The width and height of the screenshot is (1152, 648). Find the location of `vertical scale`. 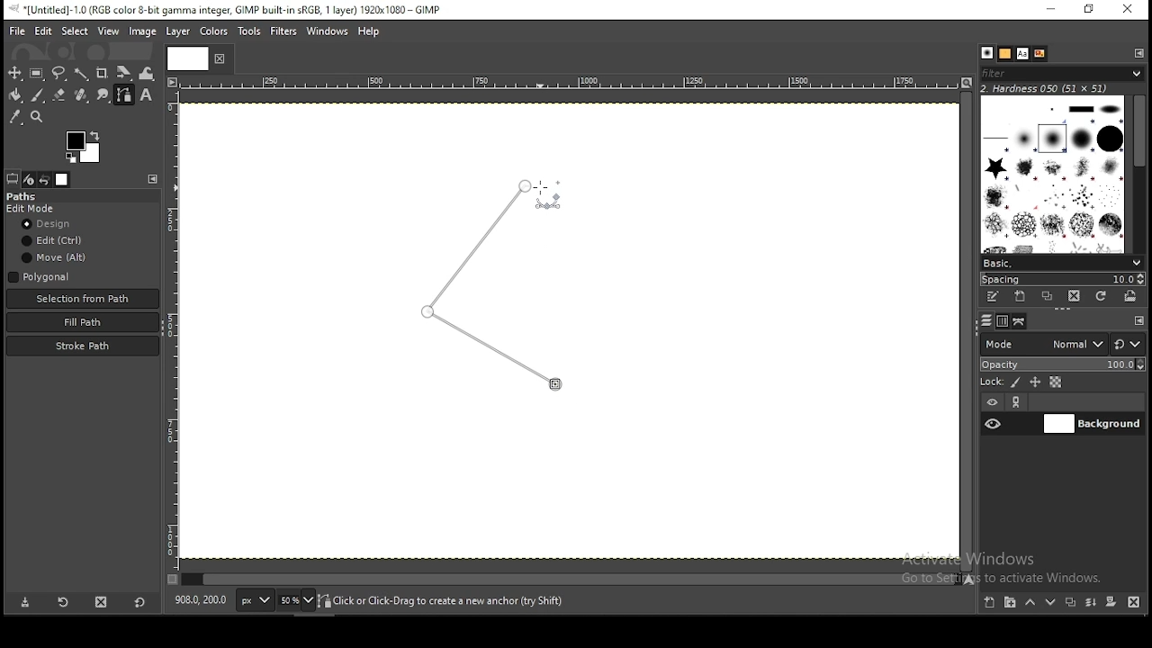

vertical scale is located at coordinates (172, 336).